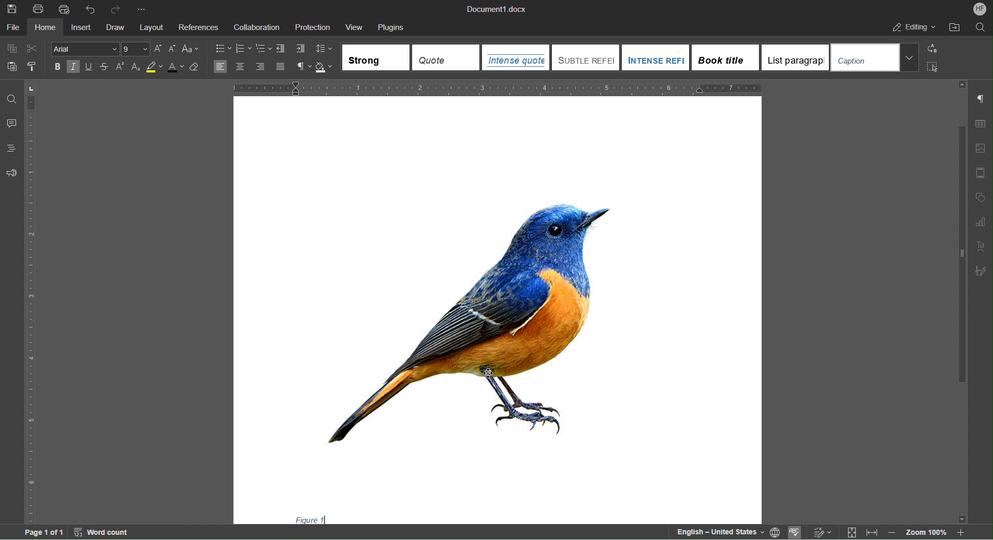 This screenshot has height=540, width=993. Describe the element at coordinates (120, 67) in the screenshot. I see `Superscript` at that location.